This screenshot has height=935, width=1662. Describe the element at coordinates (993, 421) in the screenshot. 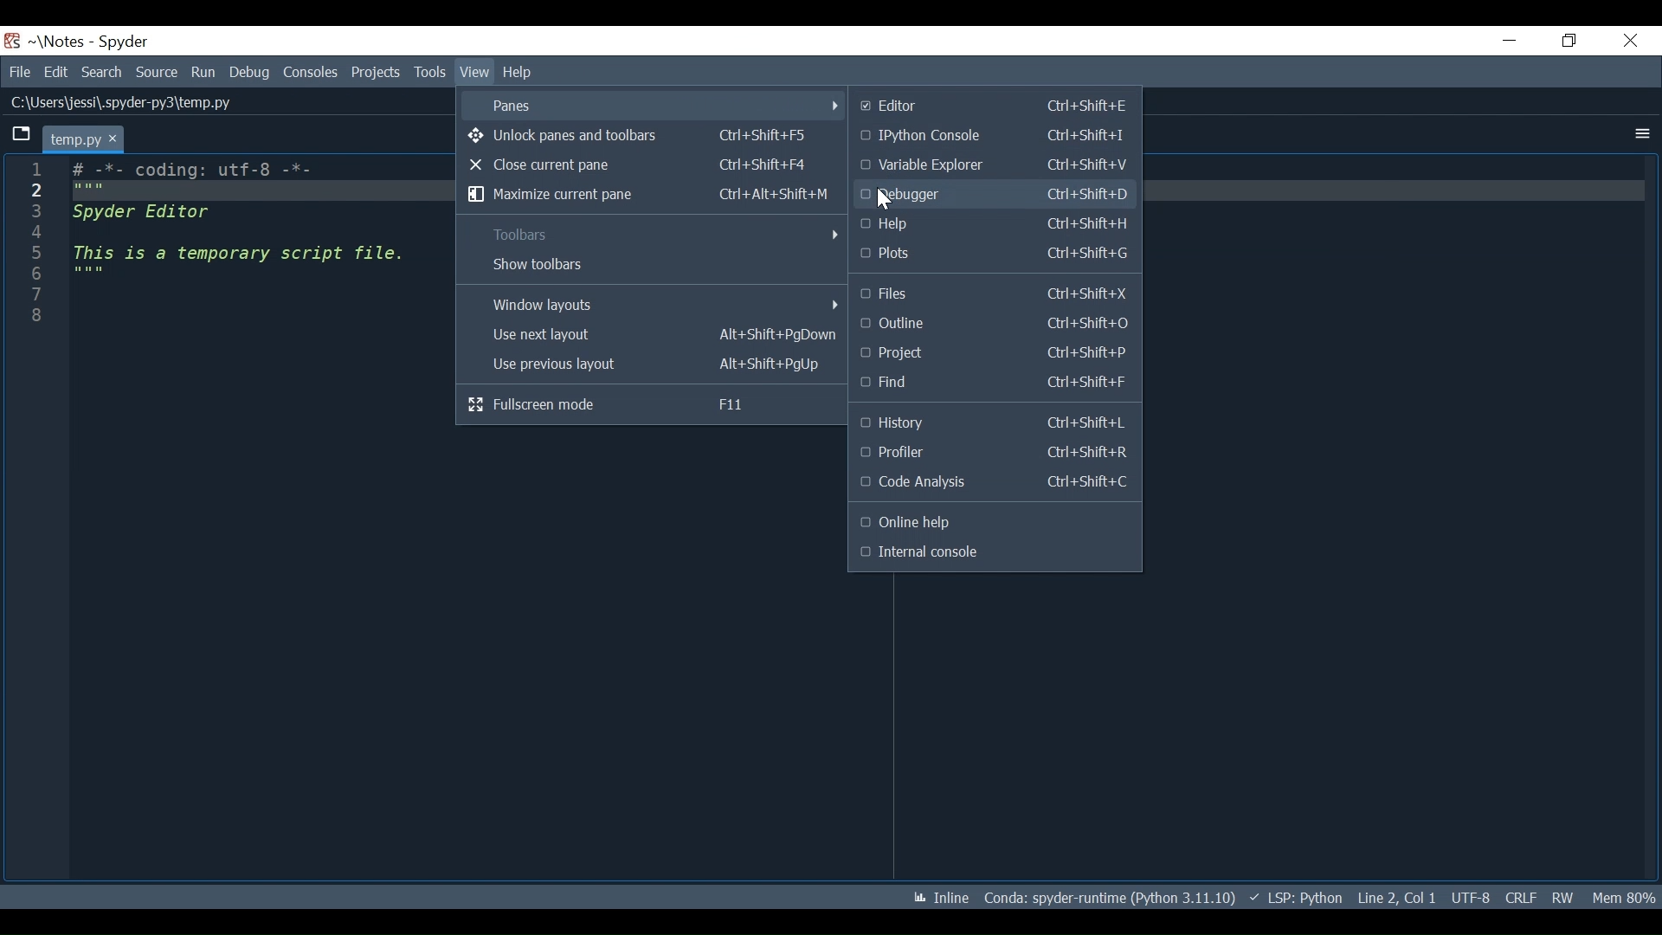

I see `History` at that location.